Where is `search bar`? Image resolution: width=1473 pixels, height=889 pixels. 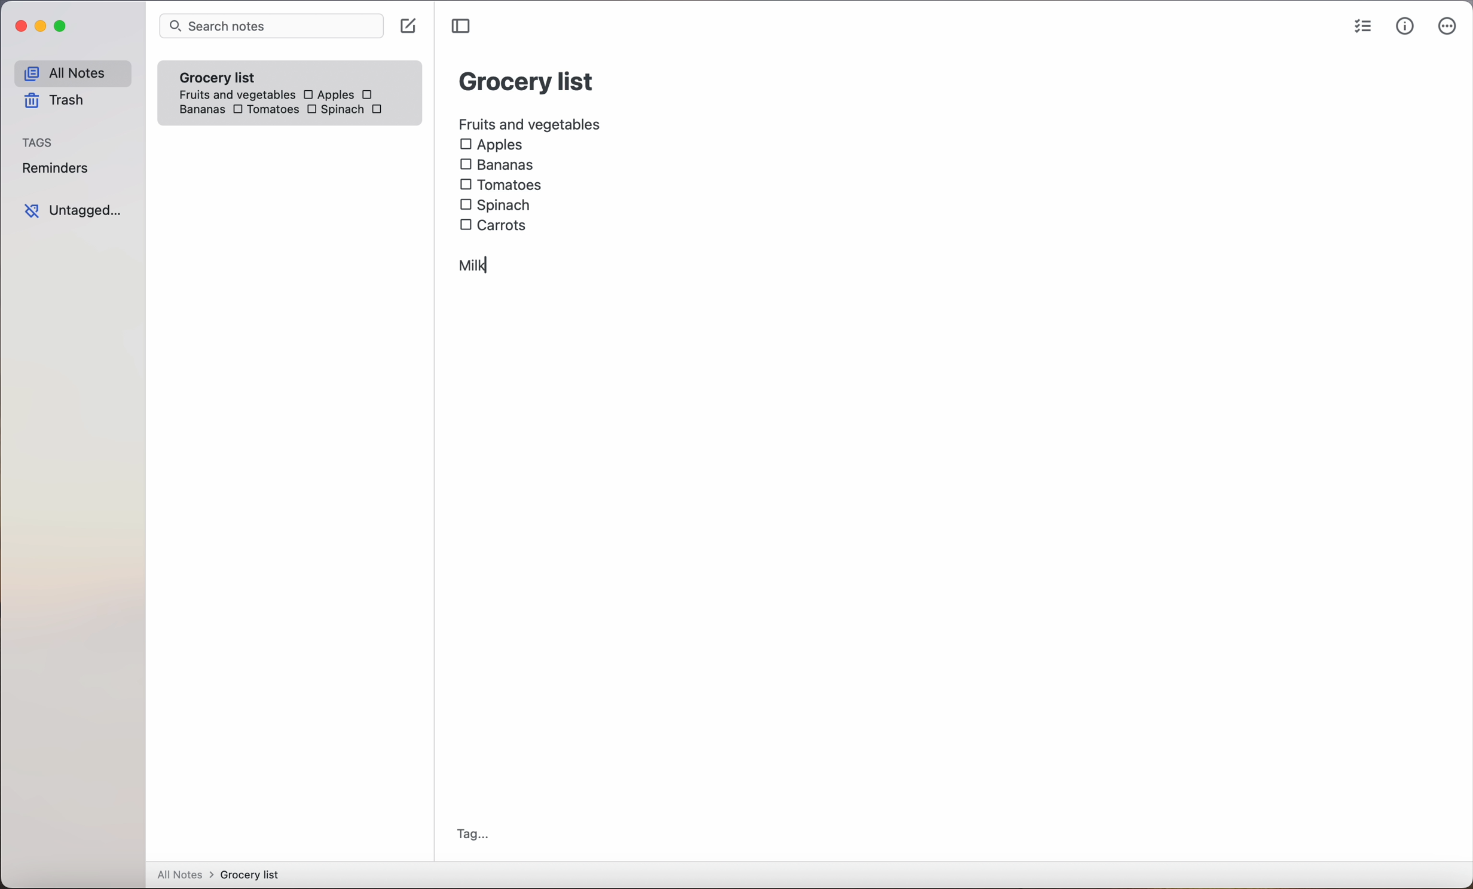
search bar is located at coordinates (271, 27).